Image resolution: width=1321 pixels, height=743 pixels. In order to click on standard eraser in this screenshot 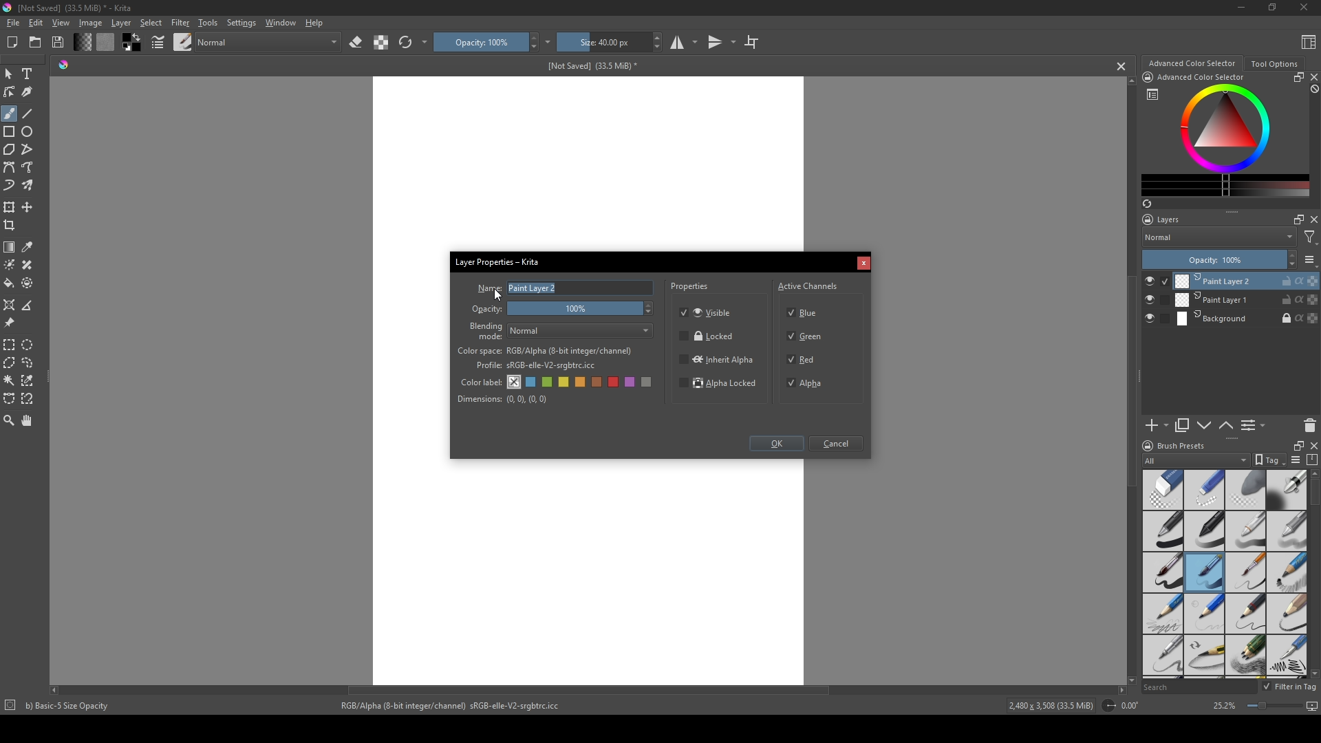, I will do `click(1162, 489)`.